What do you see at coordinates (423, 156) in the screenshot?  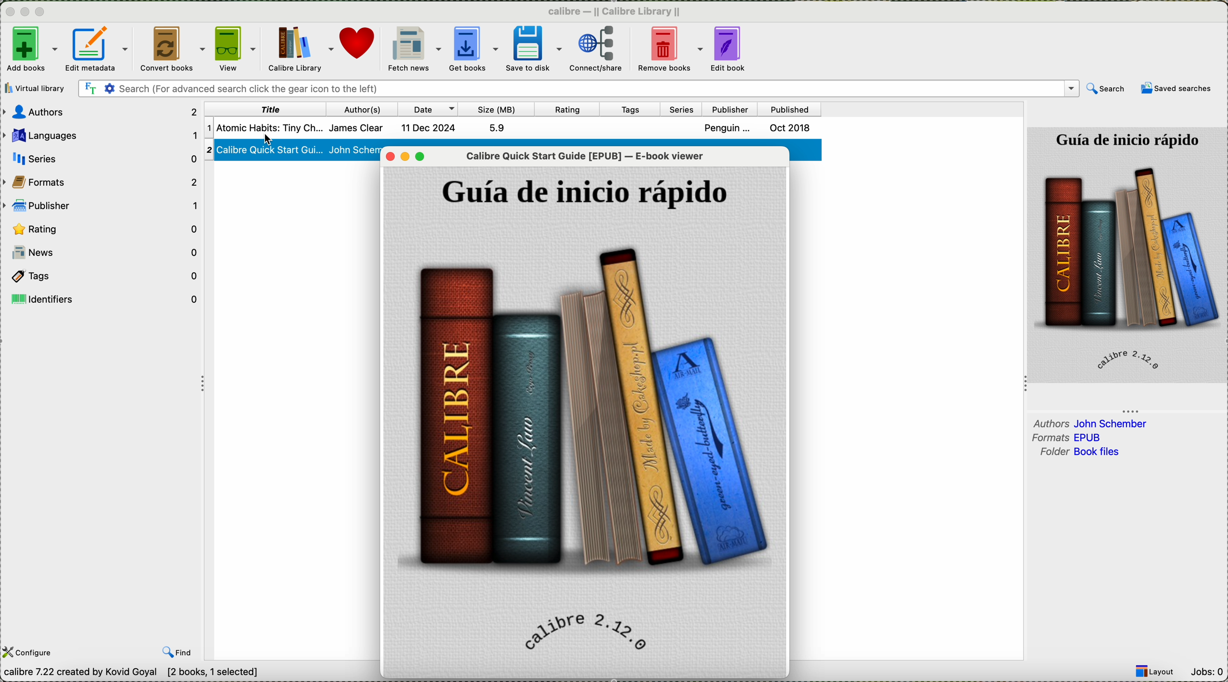 I see `maximize viewer` at bounding box center [423, 156].